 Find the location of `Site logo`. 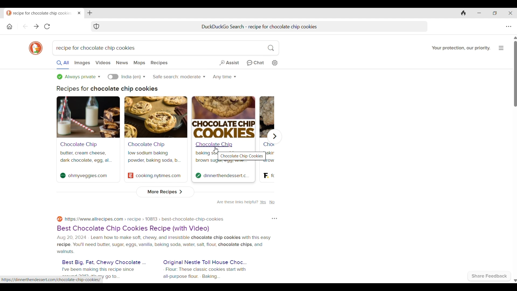

Site logo is located at coordinates (131, 175).